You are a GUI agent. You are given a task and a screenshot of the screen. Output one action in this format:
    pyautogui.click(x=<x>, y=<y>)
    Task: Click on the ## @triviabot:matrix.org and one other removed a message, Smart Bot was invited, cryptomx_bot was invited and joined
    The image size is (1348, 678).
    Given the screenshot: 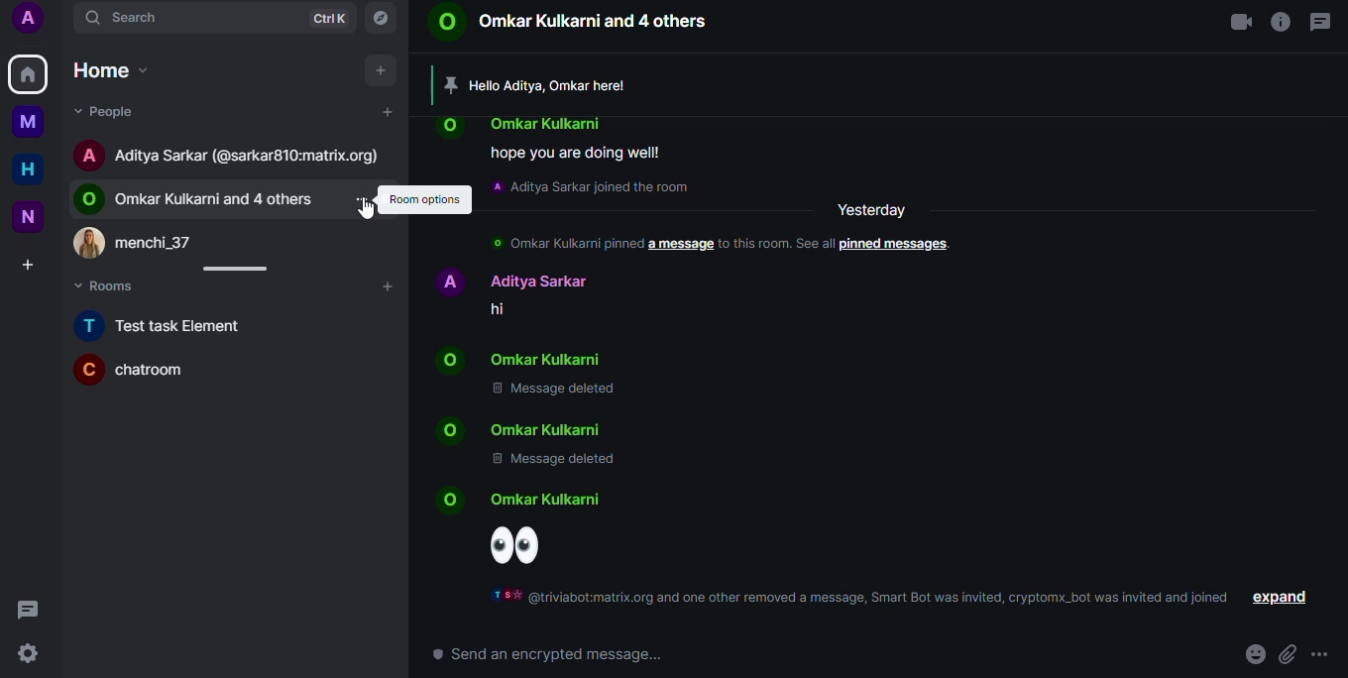 What is the action you would take?
    pyautogui.click(x=860, y=598)
    